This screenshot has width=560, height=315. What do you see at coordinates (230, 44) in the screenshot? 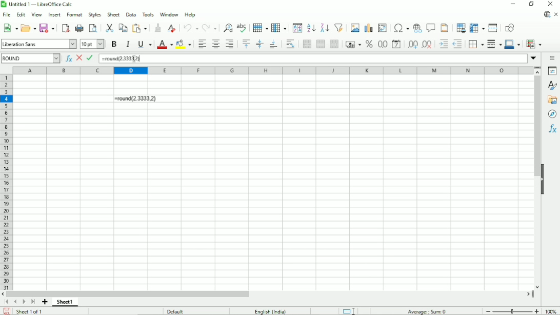
I see `Align right` at bounding box center [230, 44].